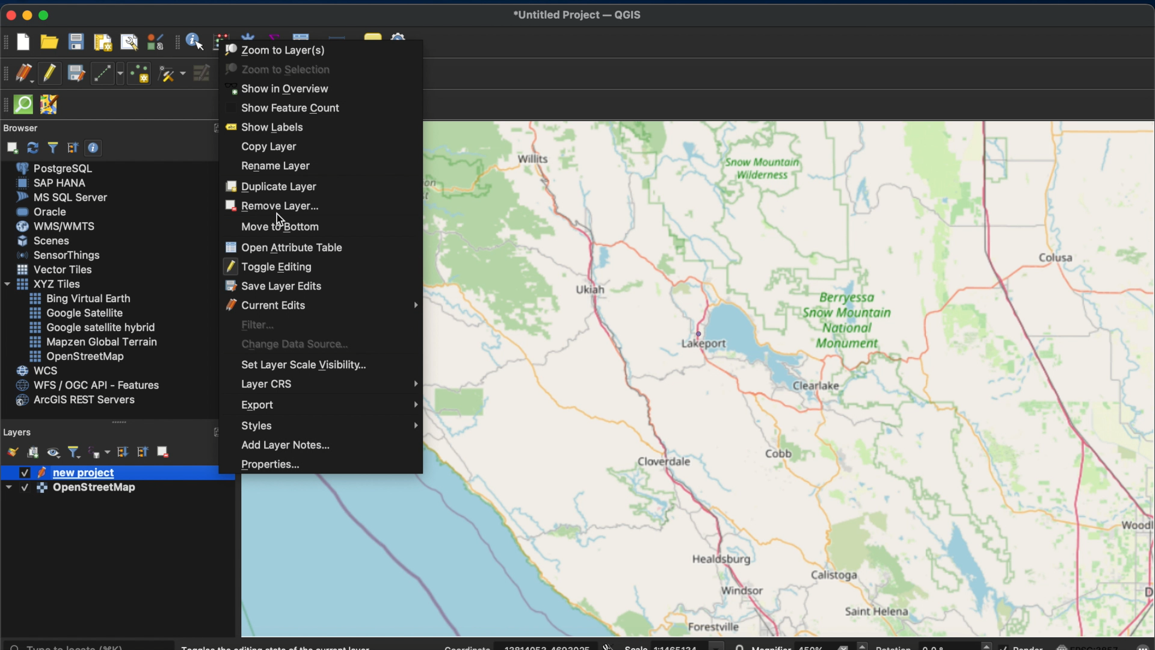  What do you see at coordinates (66, 472) in the screenshot?
I see `new project layer` at bounding box center [66, 472].